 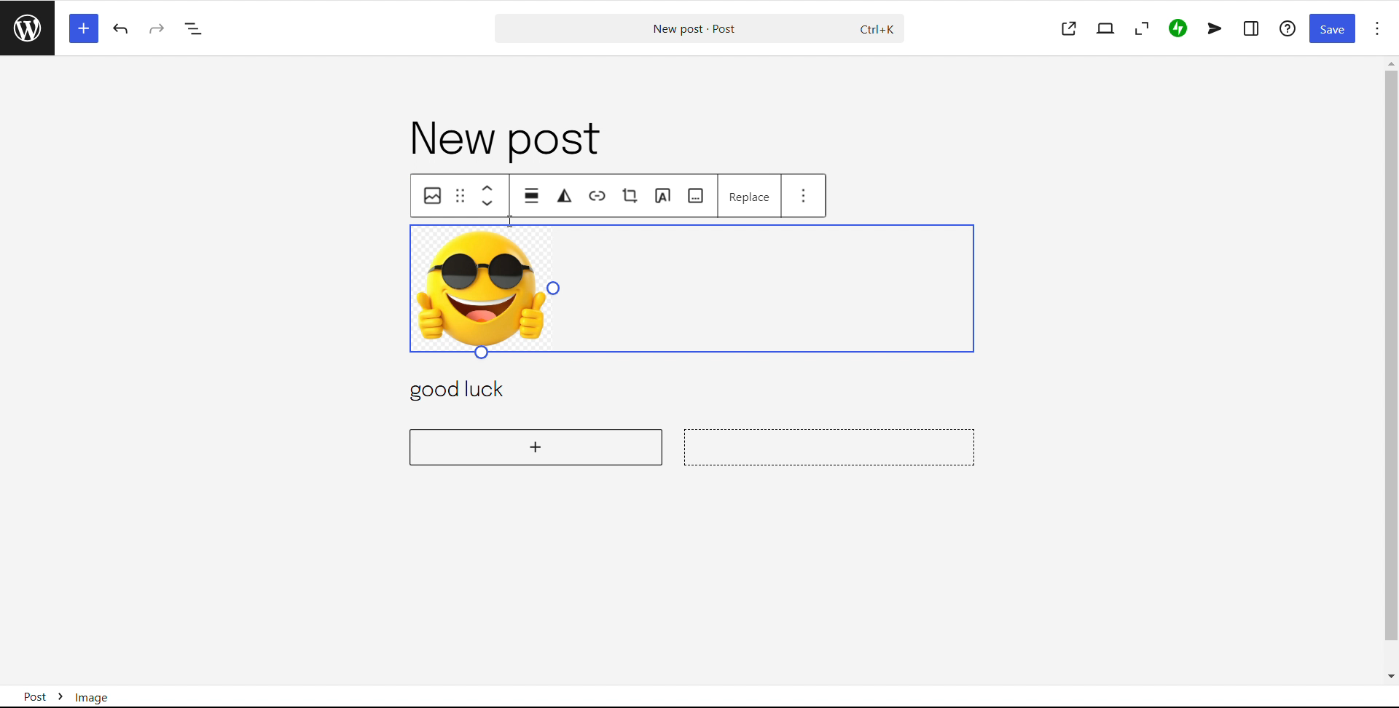 What do you see at coordinates (749, 194) in the screenshot?
I see `replace` at bounding box center [749, 194].